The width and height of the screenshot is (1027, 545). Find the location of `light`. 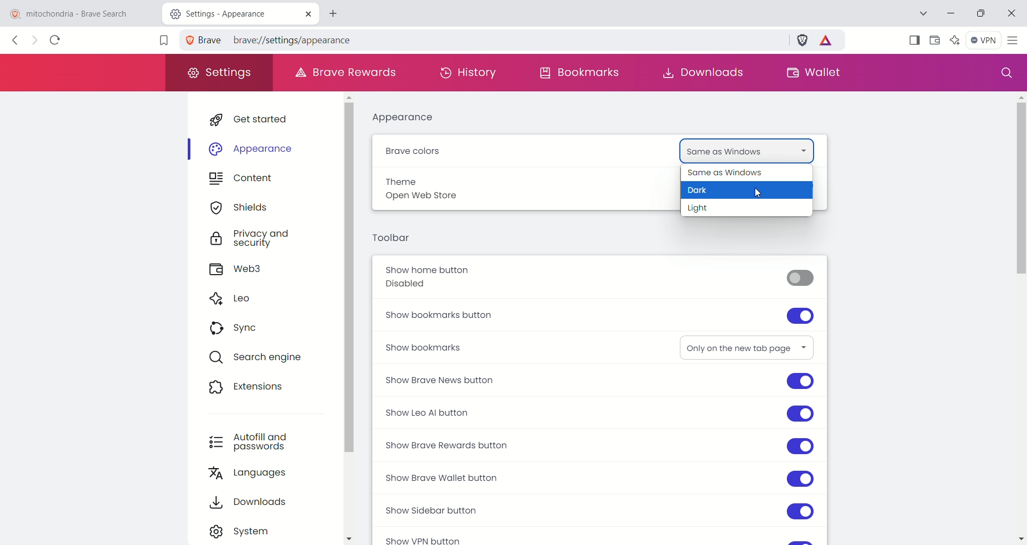

light is located at coordinates (712, 209).